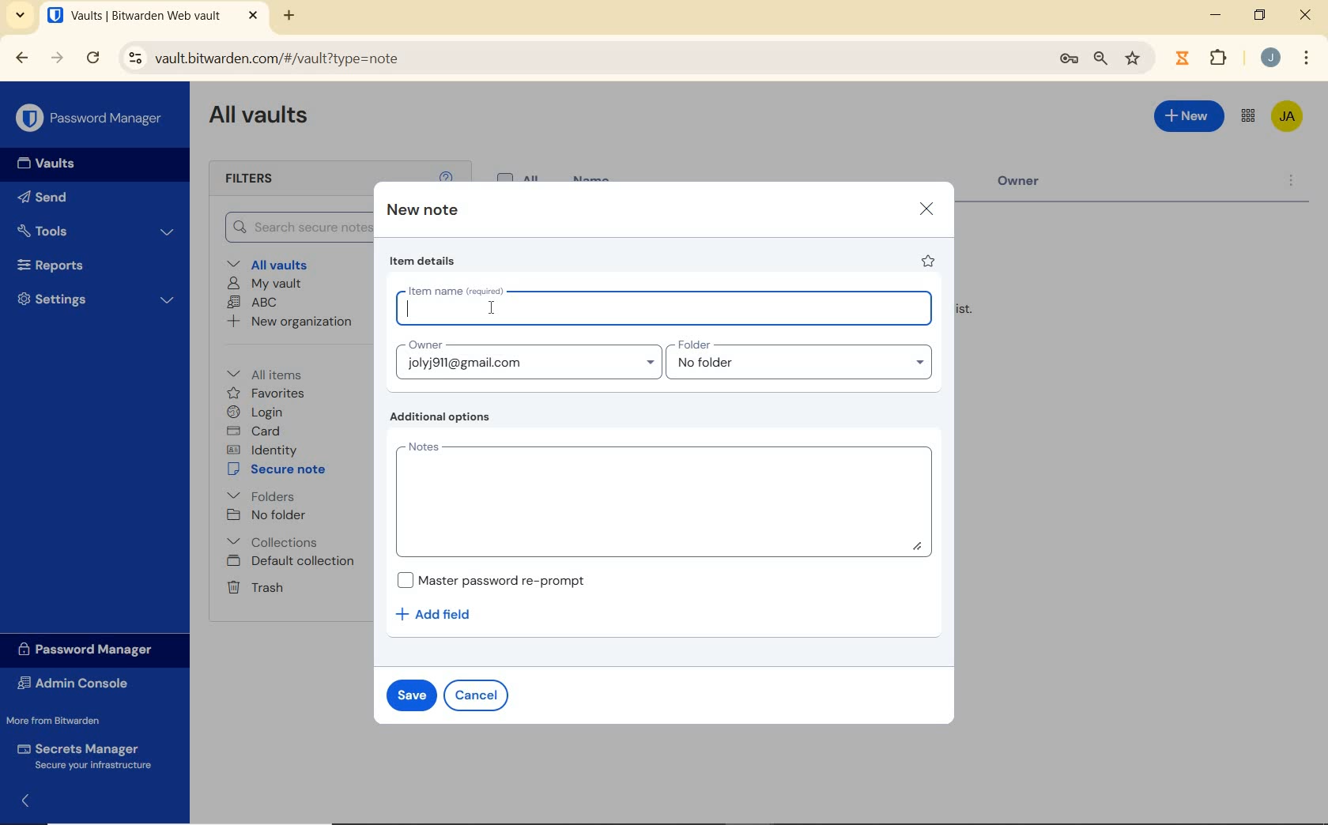 The image size is (1328, 825). What do you see at coordinates (497, 303) in the screenshot?
I see `Mouse Cursor` at bounding box center [497, 303].